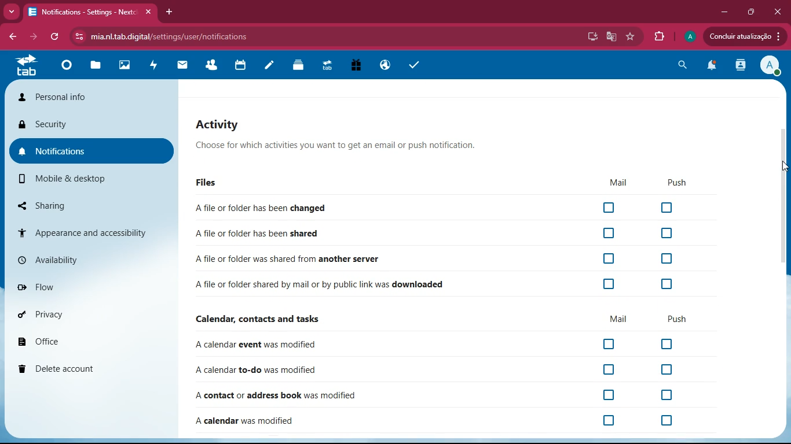  What do you see at coordinates (256, 371) in the screenshot?
I see `A calendar to-do was modified` at bounding box center [256, 371].